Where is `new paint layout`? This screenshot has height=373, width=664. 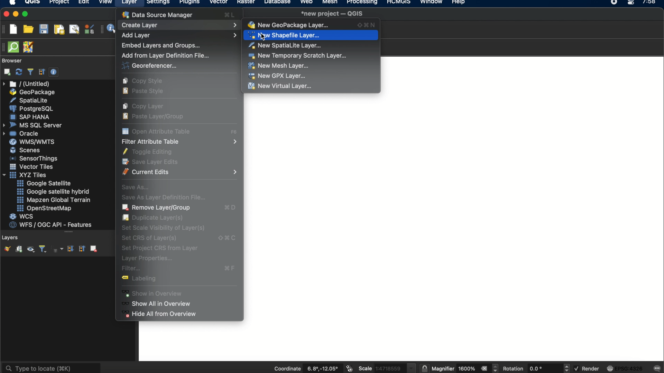 new paint layout is located at coordinates (58, 30).